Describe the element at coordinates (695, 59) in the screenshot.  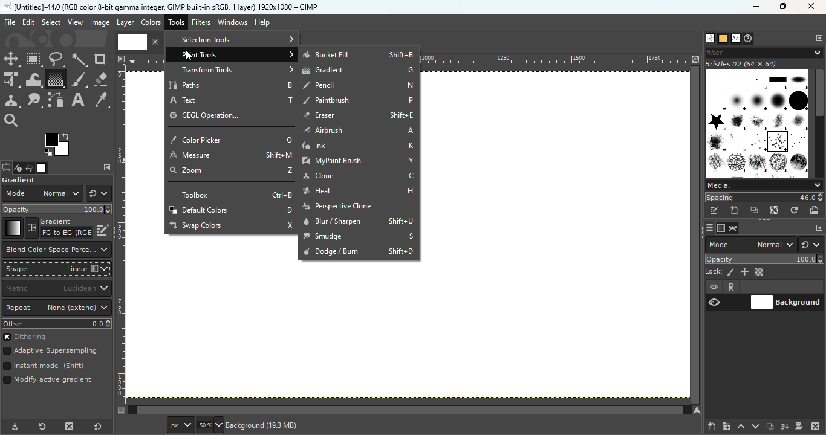
I see `Zoom image when window size changes` at that location.